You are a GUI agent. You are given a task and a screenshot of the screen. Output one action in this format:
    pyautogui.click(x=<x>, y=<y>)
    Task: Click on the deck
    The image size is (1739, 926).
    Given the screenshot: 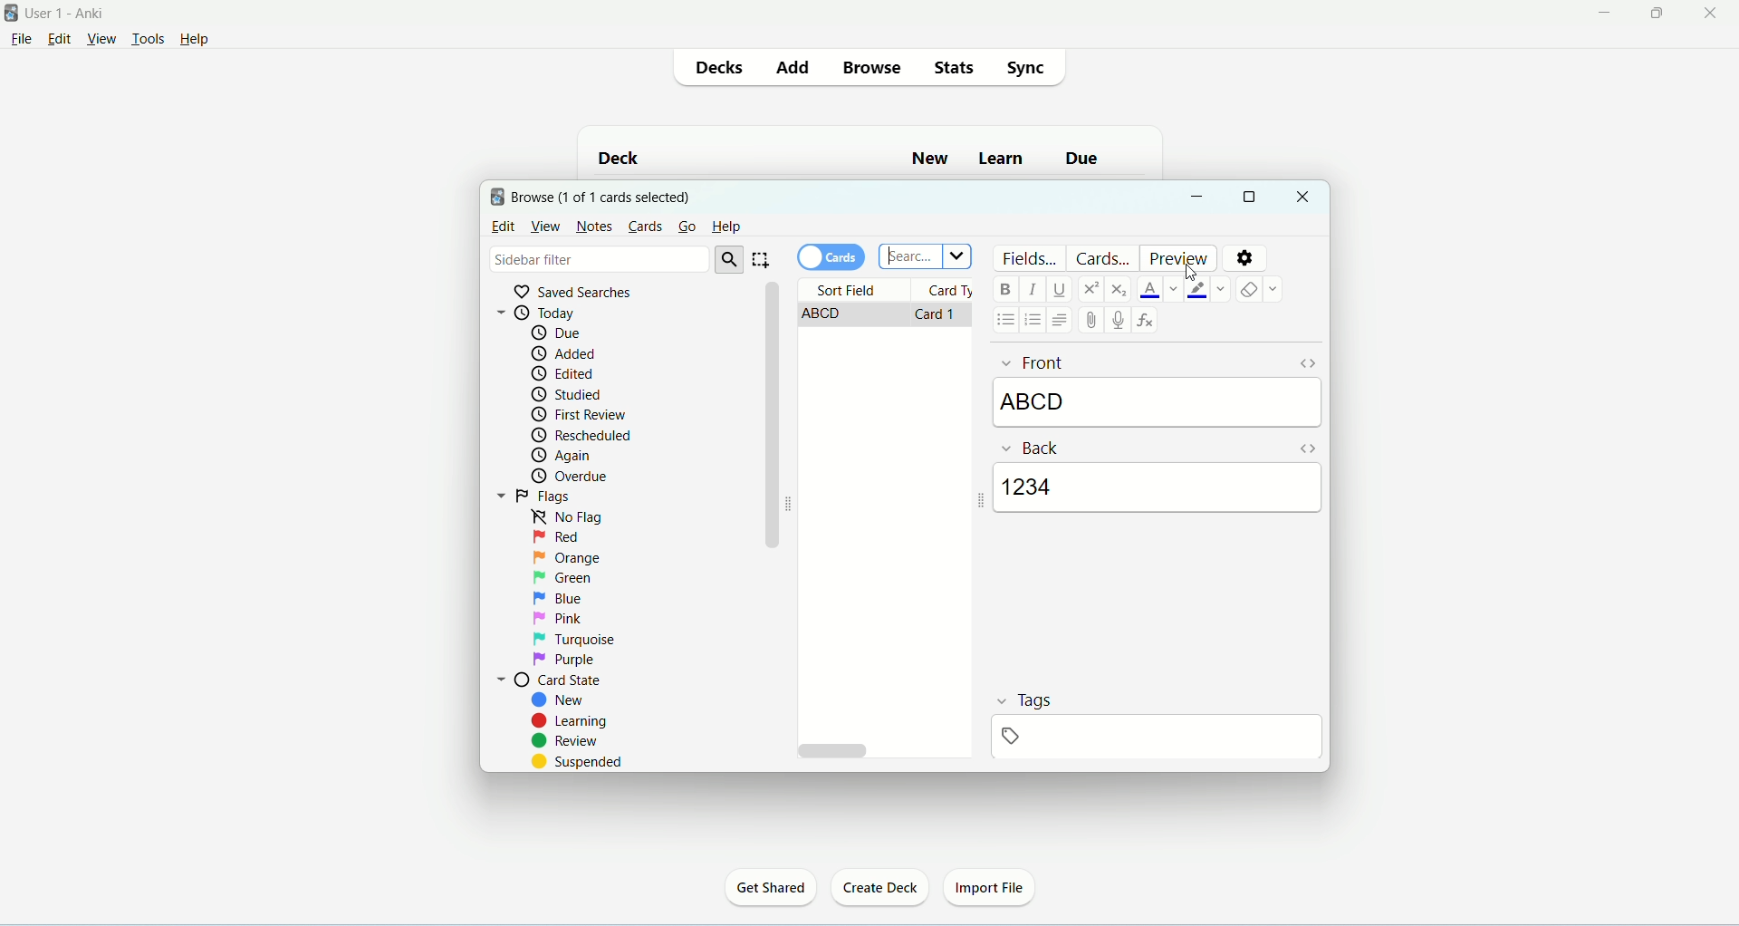 What is the action you would take?
    pyautogui.click(x=627, y=155)
    